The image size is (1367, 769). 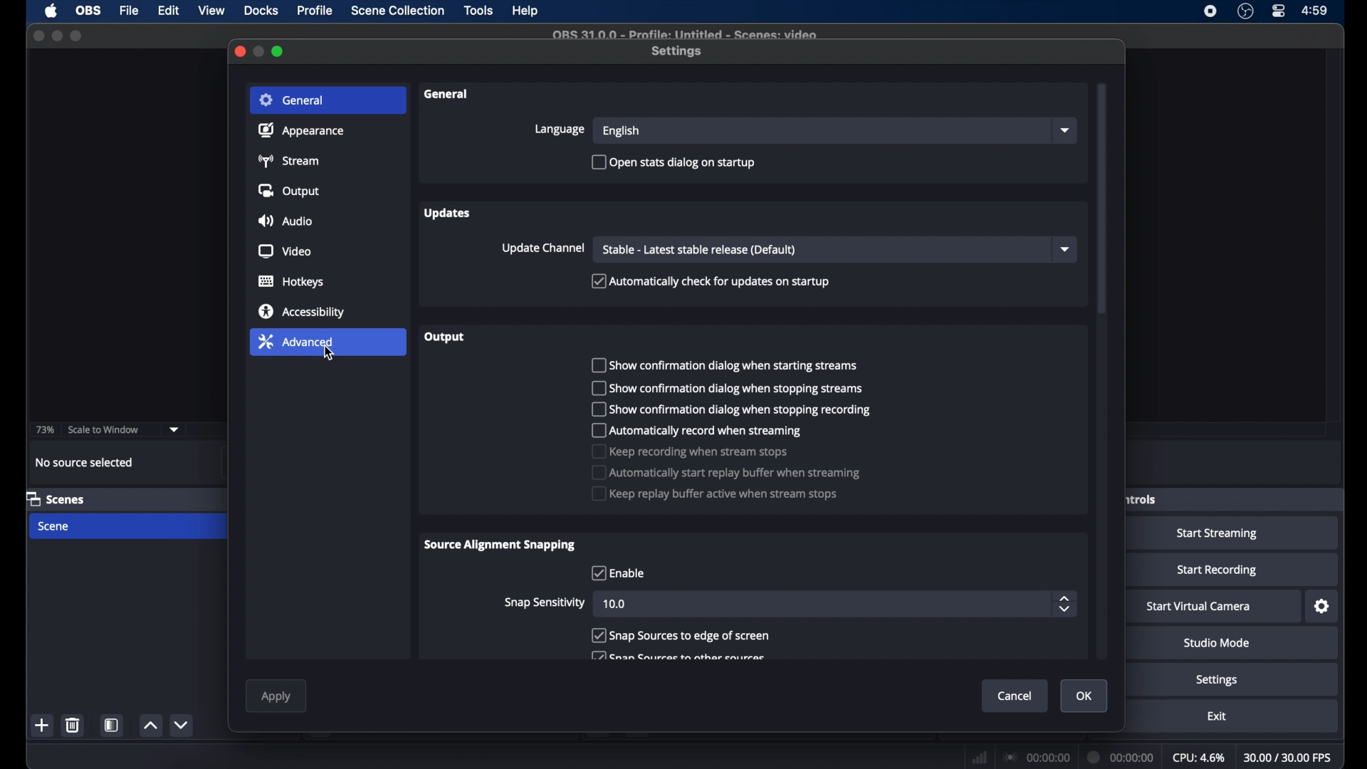 What do you see at coordinates (212, 11) in the screenshot?
I see `view` at bounding box center [212, 11].